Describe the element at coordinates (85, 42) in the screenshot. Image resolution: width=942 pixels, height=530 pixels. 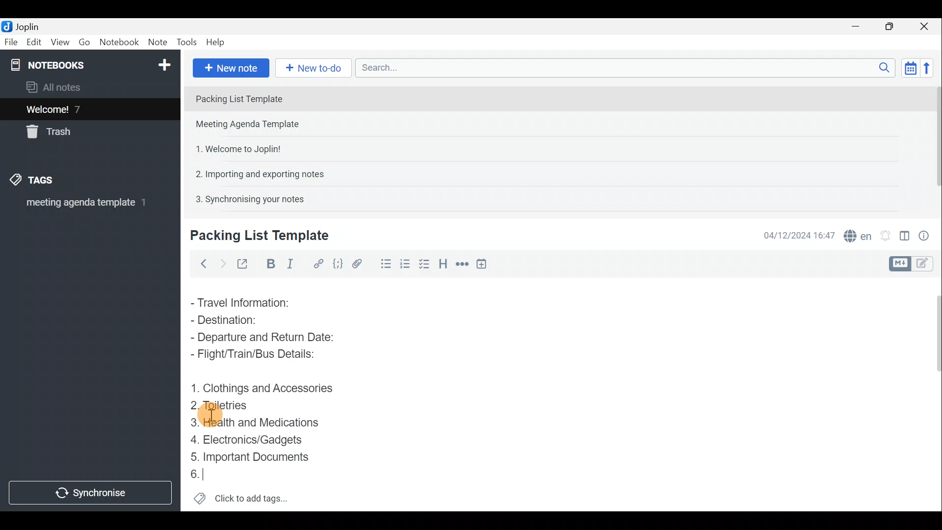
I see `Go` at that location.